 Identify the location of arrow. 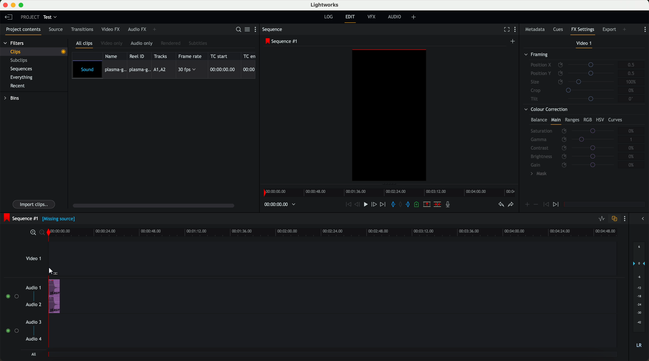
(641, 219).